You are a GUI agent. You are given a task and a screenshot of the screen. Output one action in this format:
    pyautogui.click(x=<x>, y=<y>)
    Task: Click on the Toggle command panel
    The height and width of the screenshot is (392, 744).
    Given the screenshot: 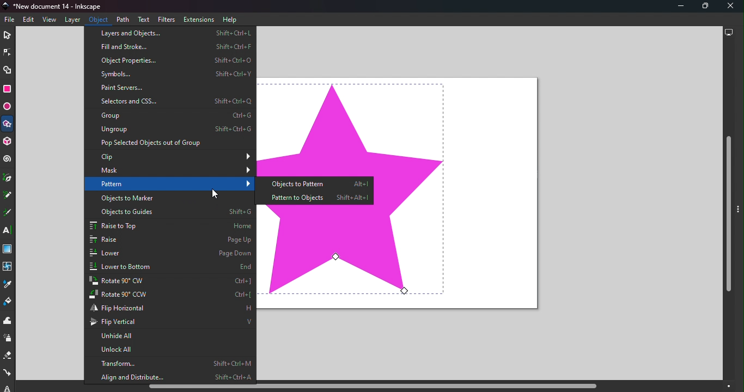 What is the action you would take?
    pyautogui.click(x=740, y=215)
    